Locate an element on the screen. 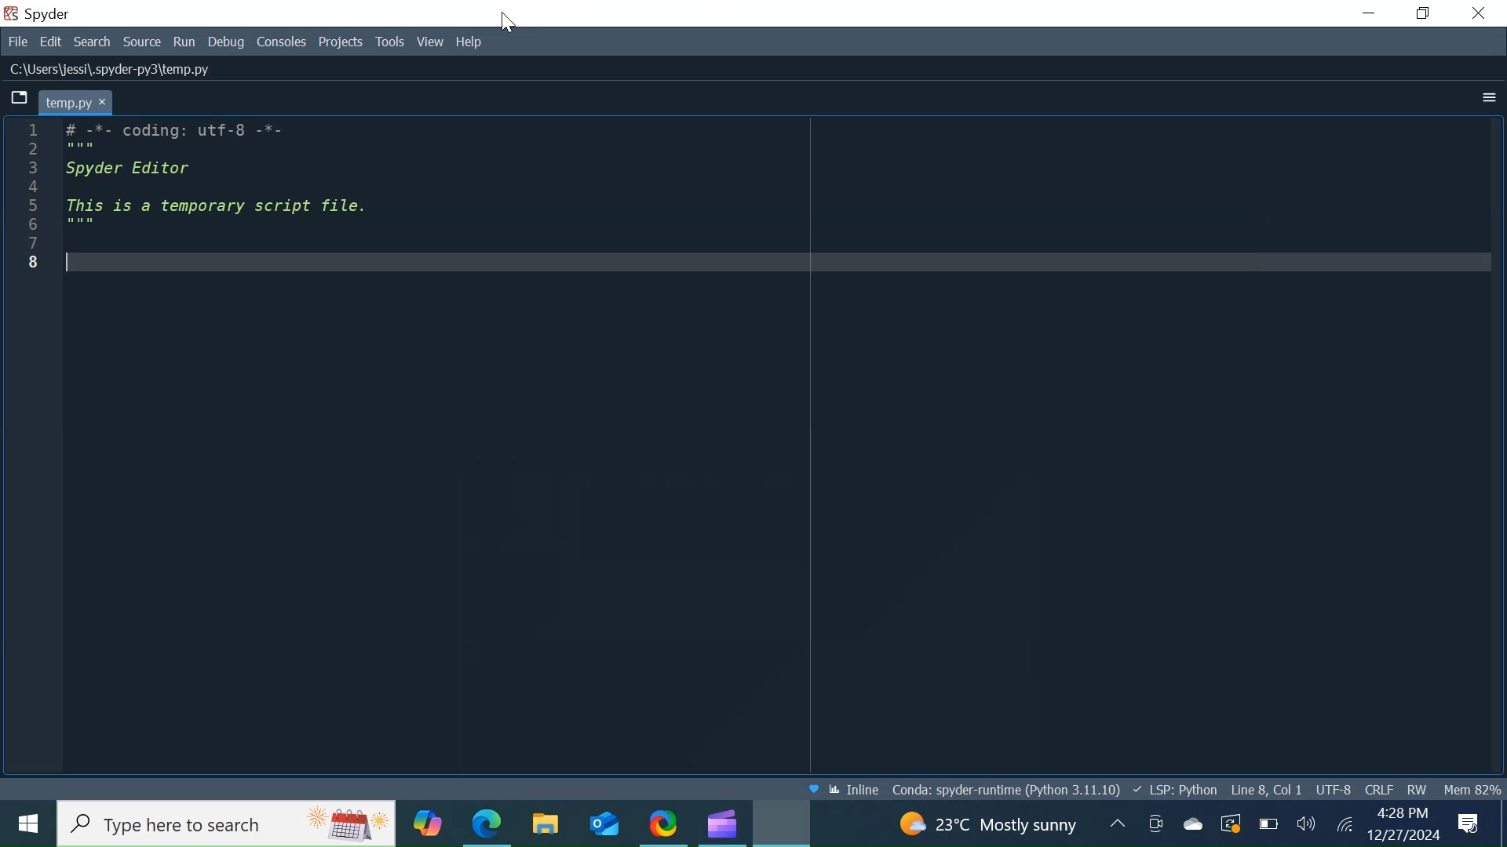  File Encoding is located at coordinates (1334, 790).